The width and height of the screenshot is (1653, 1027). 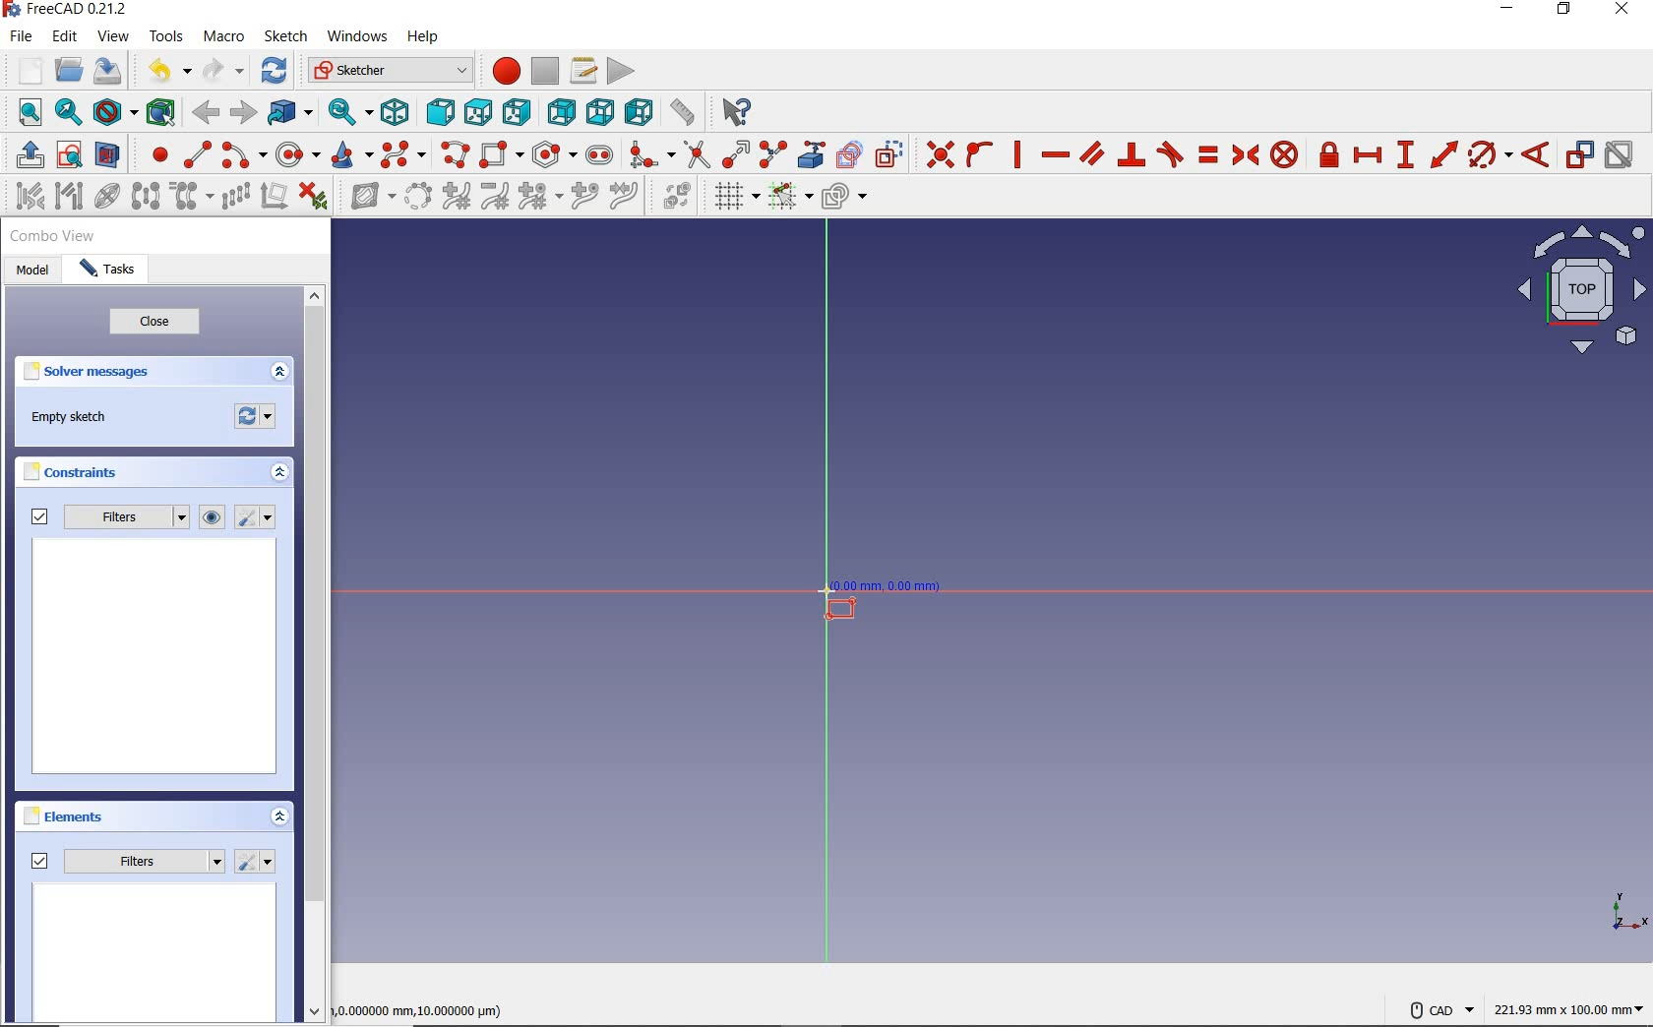 What do you see at coordinates (155, 954) in the screenshot?
I see `preview` at bounding box center [155, 954].